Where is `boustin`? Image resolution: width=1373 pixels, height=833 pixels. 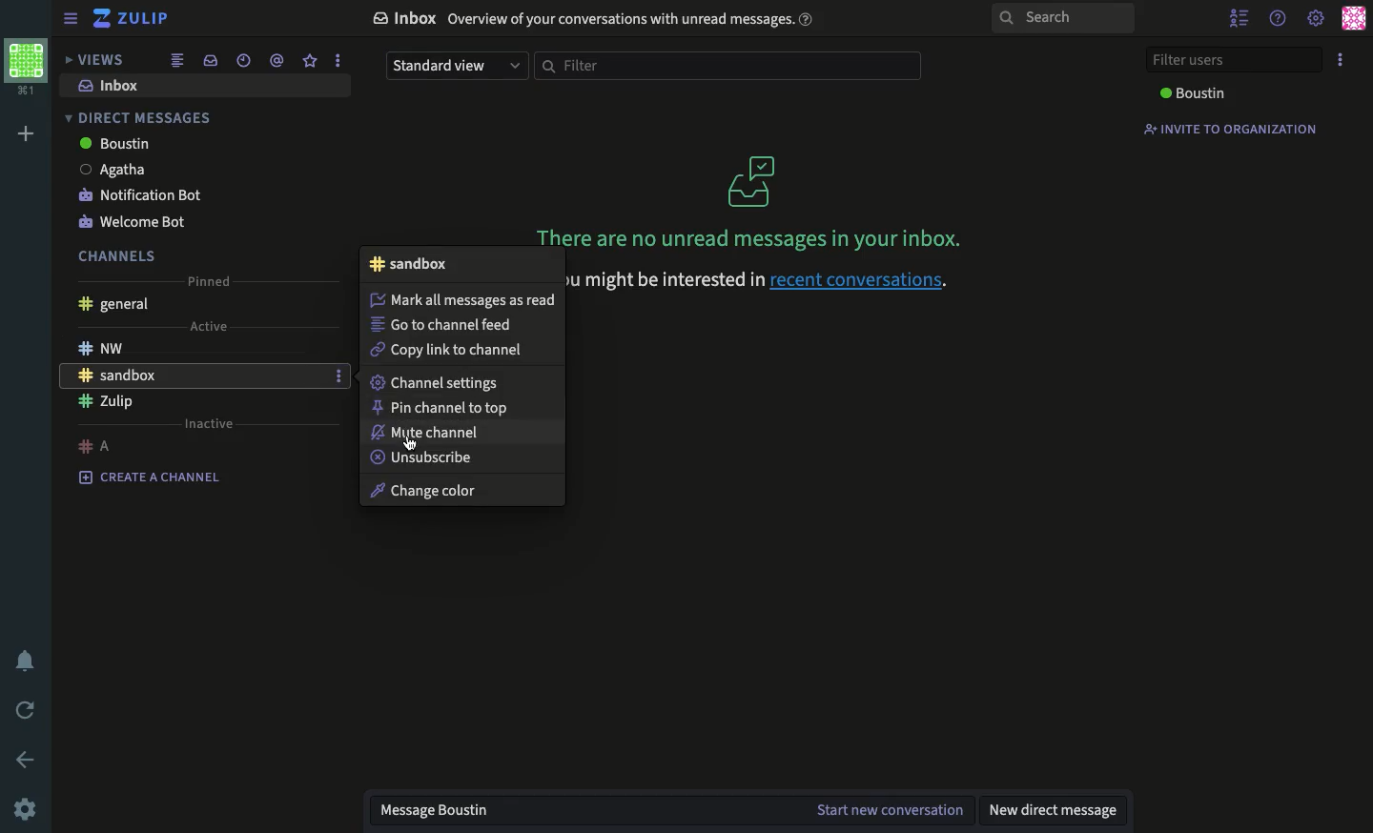
boustin is located at coordinates (1190, 94).